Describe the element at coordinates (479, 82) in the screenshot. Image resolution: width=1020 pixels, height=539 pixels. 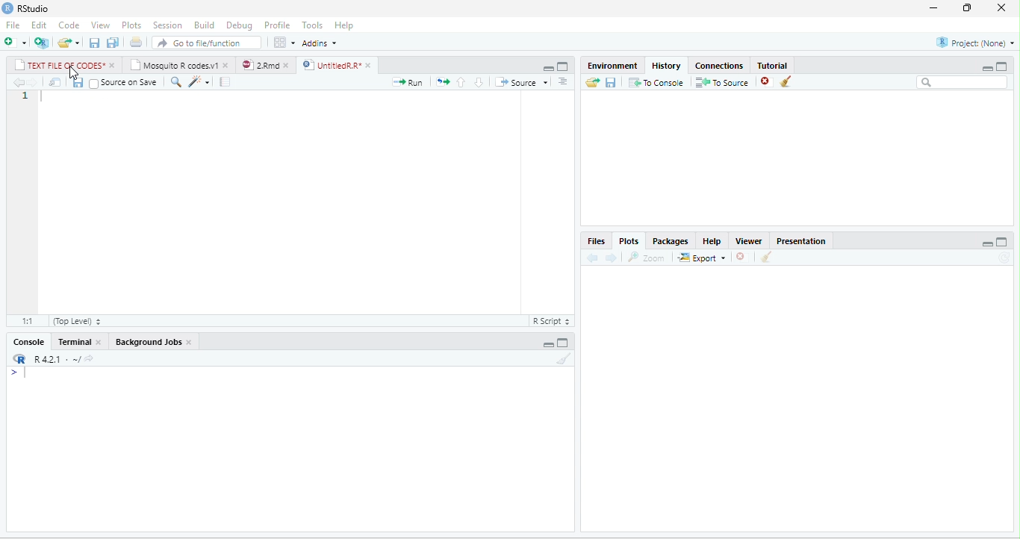
I see `down` at that location.